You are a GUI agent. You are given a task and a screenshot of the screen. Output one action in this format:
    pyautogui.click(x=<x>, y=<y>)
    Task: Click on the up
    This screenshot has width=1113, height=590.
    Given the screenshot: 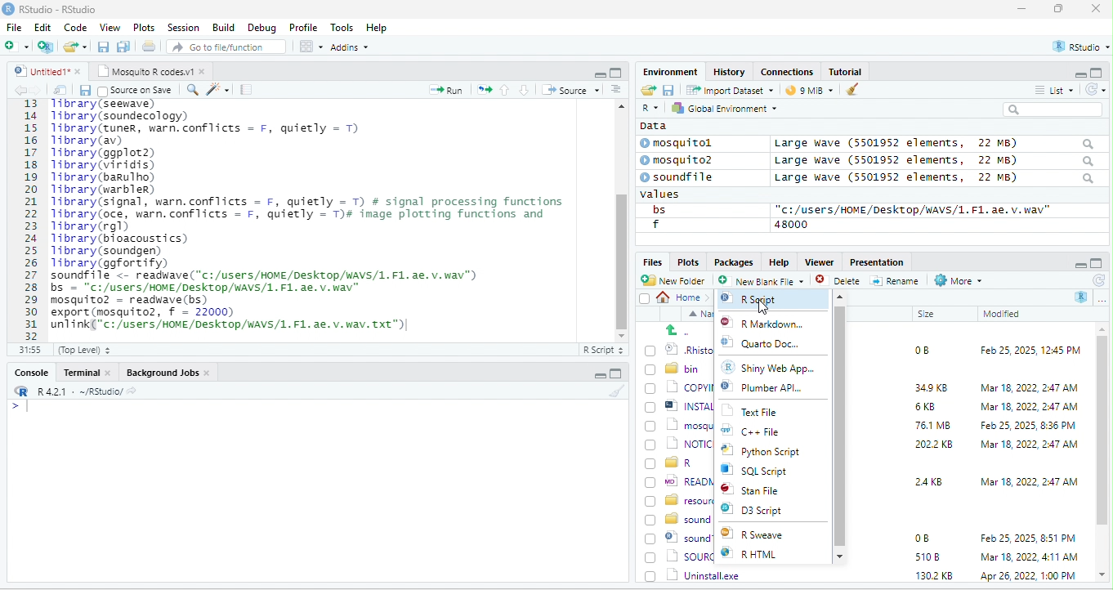 What is the action you would take?
    pyautogui.click(x=506, y=89)
    